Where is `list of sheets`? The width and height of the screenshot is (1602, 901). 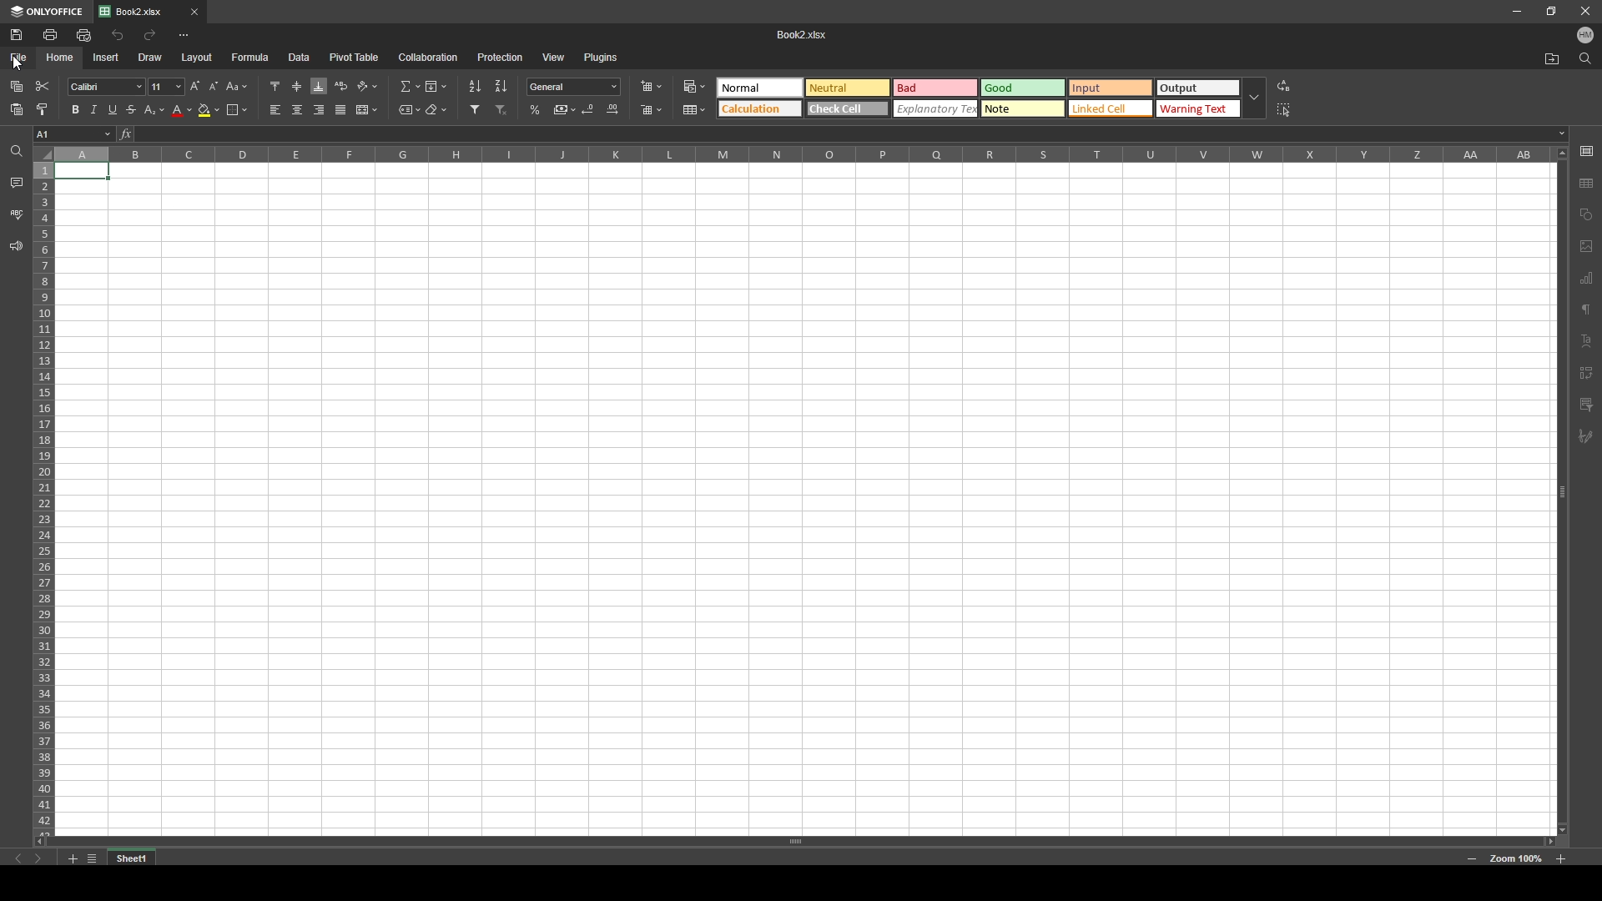 list of sheets is located at coordinates (92, 857).